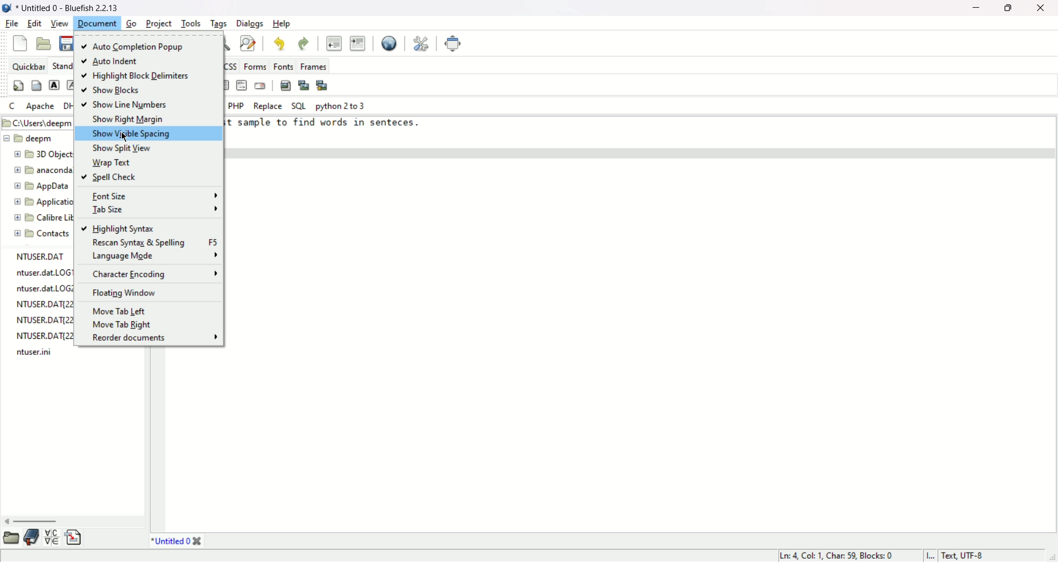 This screenshot has width=1058, height=562. I want to click on move tab right, so click(126, 325).